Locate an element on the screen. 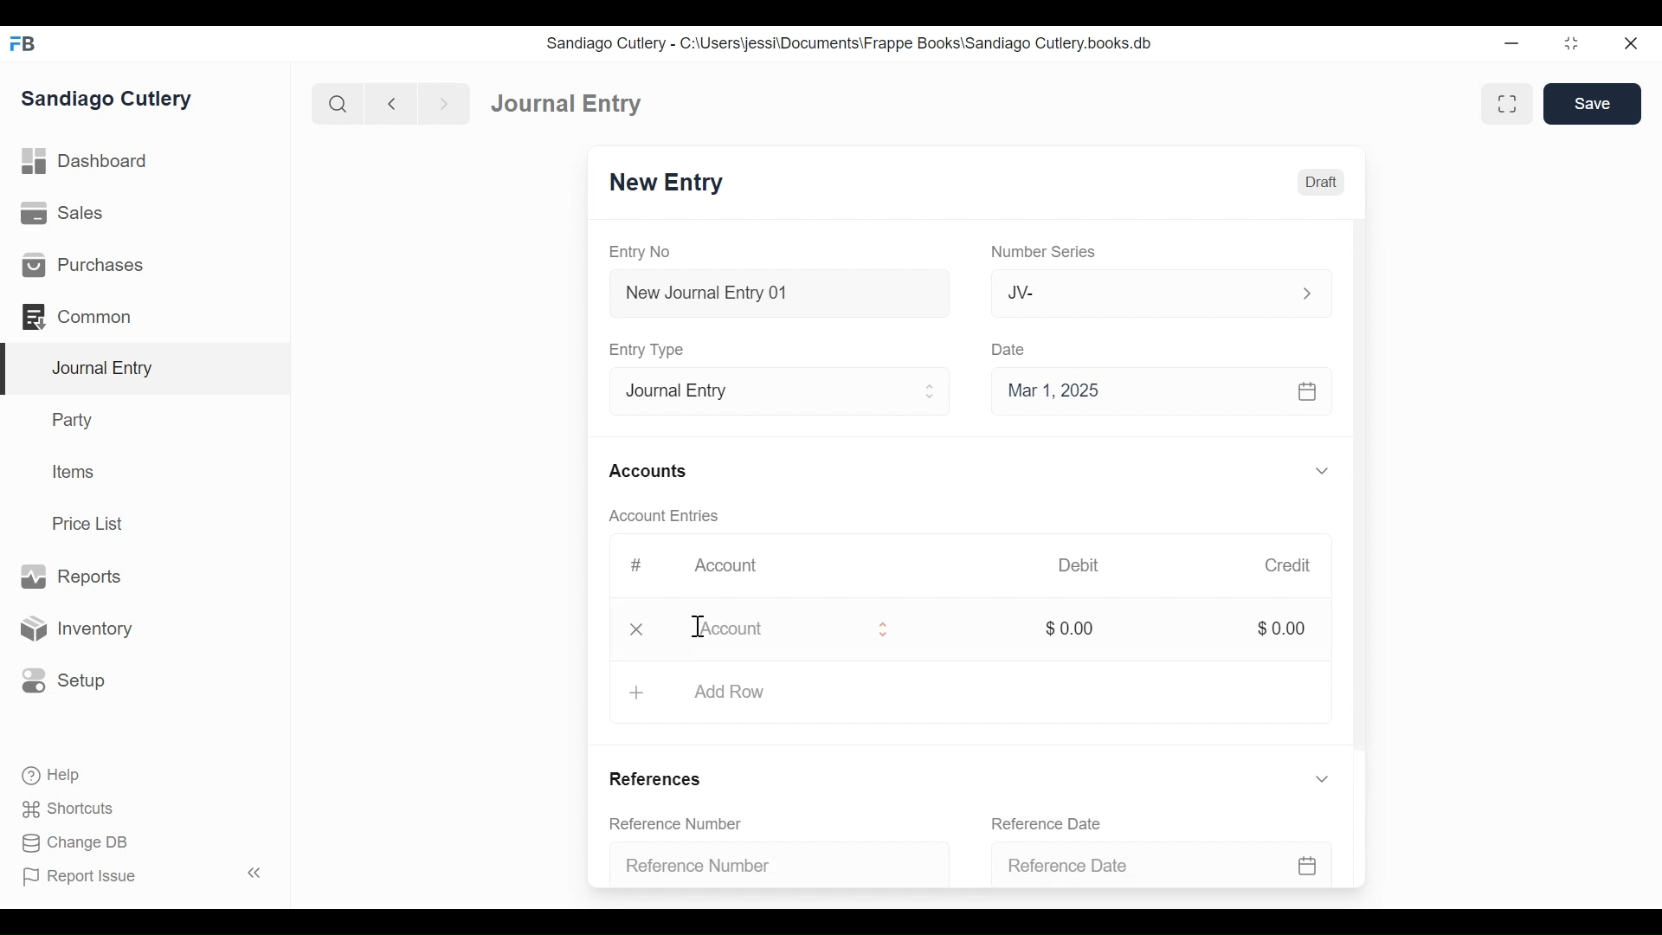  delete is located at coordinates (633, 629).